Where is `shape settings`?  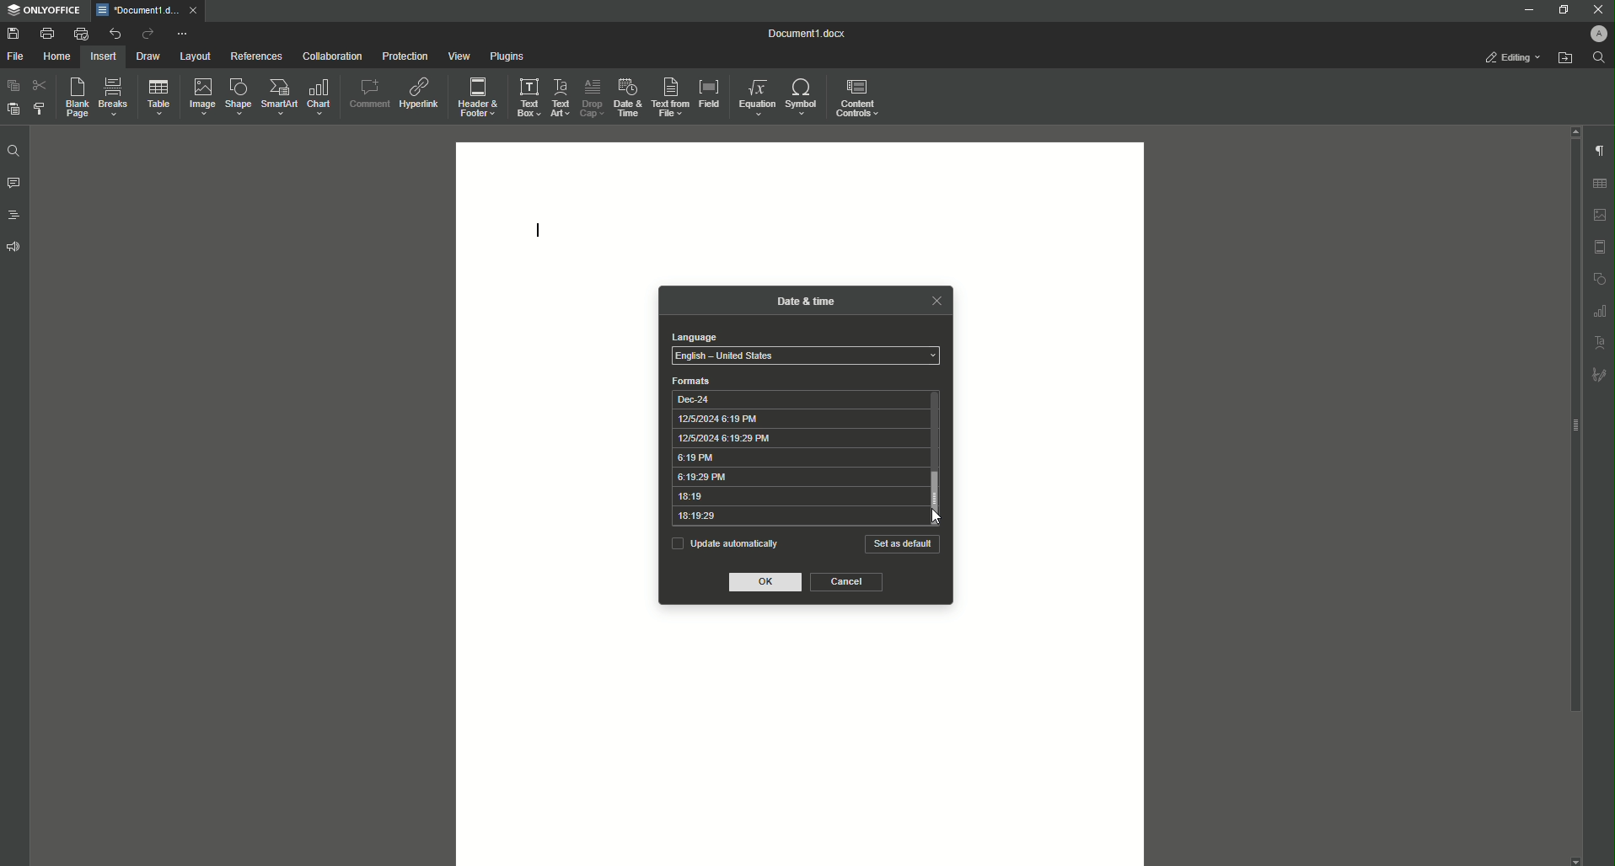
shape settings is located at coordinates (1599, 277).